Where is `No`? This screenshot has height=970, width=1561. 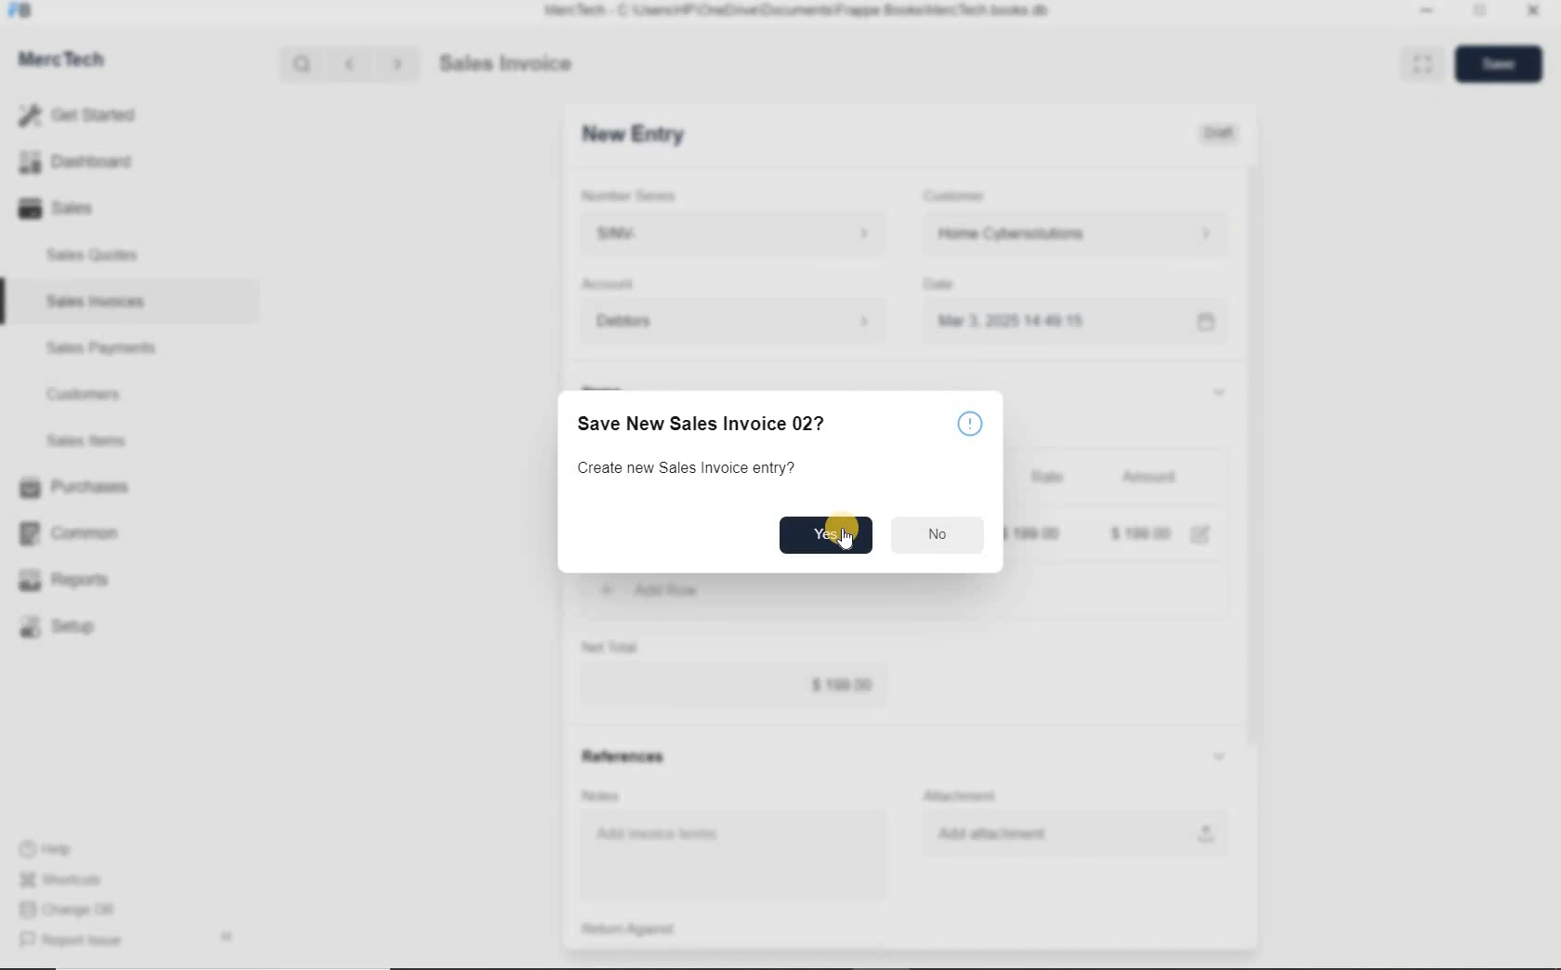
No is located at coordinates (938, 532).